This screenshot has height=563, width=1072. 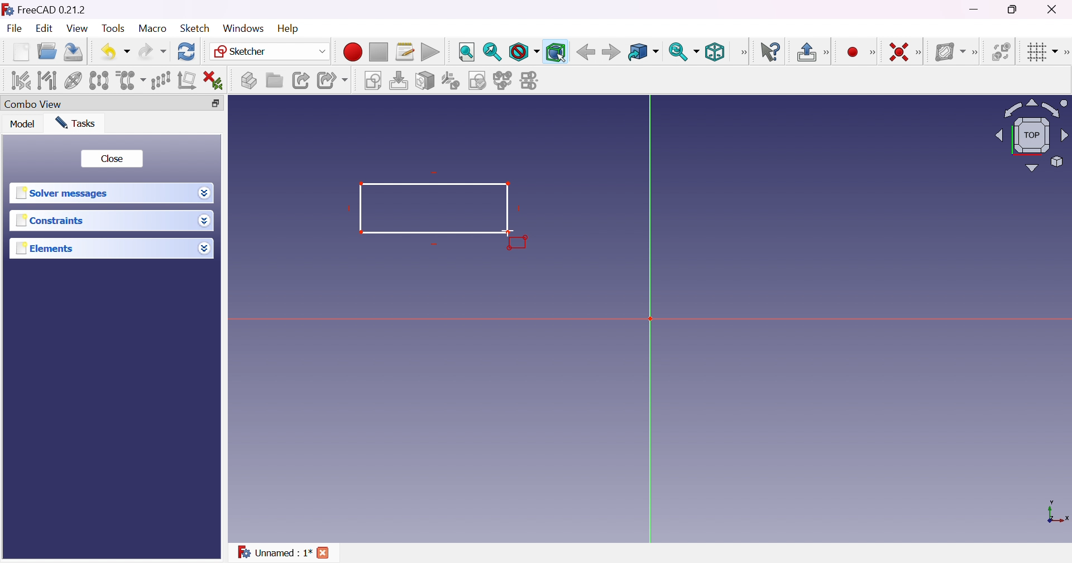 What do you see at coordinates (353, 51) in the screenshot?
I see `Macro recording...` at bounding box center [353, 51].